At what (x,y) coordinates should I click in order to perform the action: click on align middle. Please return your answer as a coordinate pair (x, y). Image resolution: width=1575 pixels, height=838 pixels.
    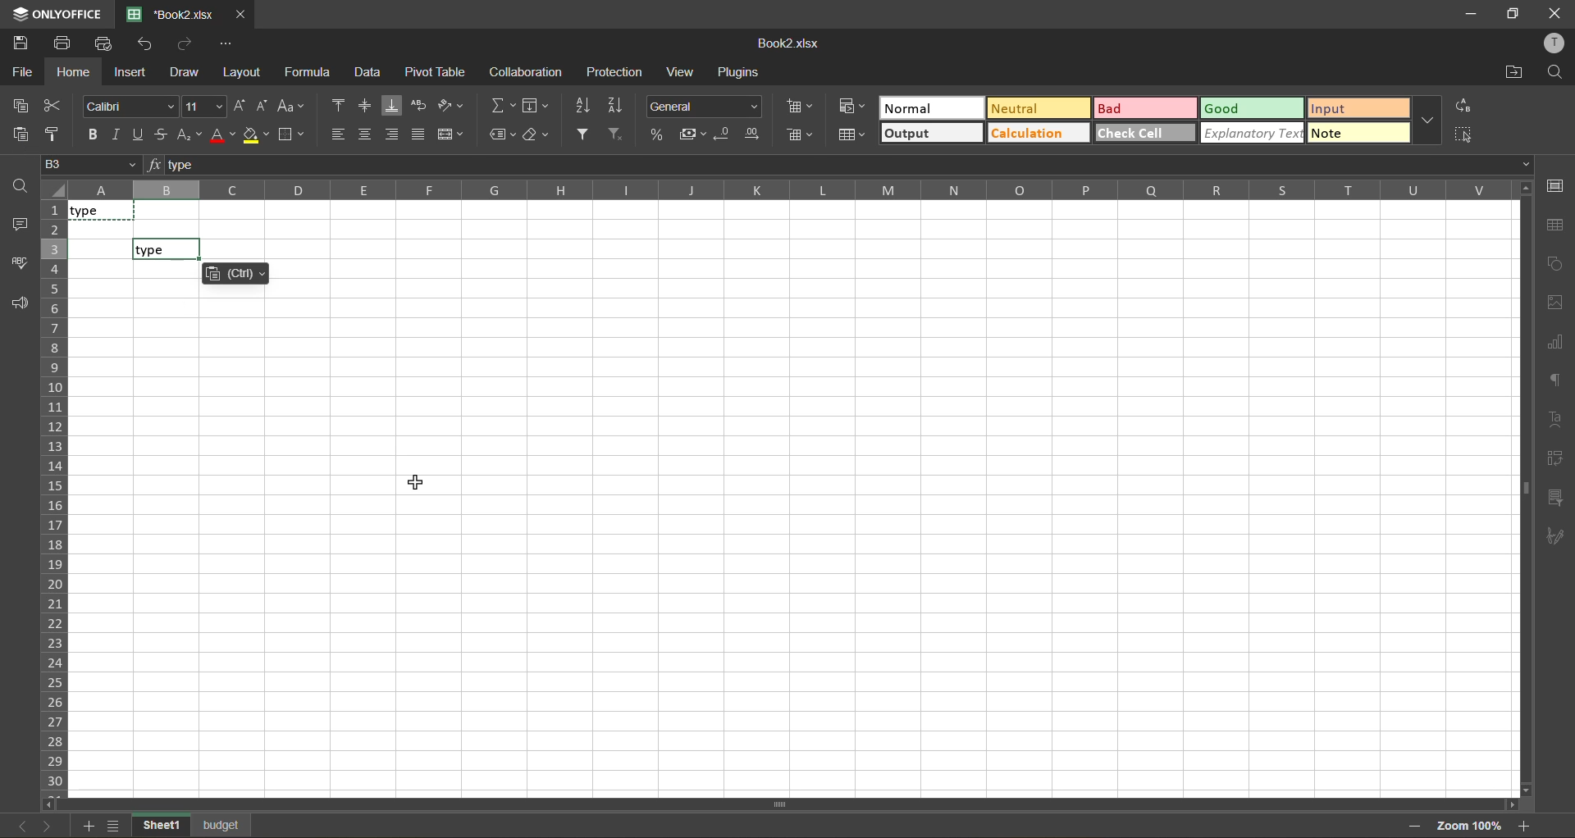
    Looking at the image, I should click on (360, 102).